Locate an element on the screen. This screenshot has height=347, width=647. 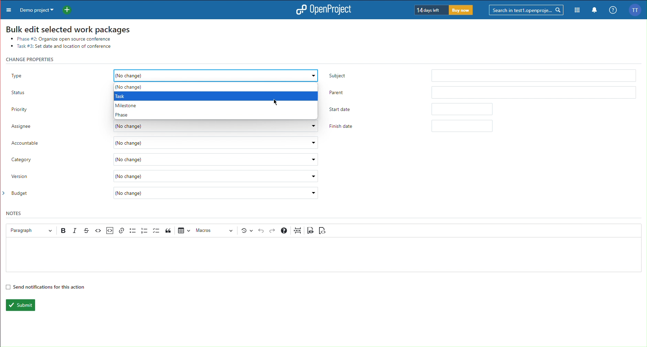
Accountable is located at coordinates (166, 143).